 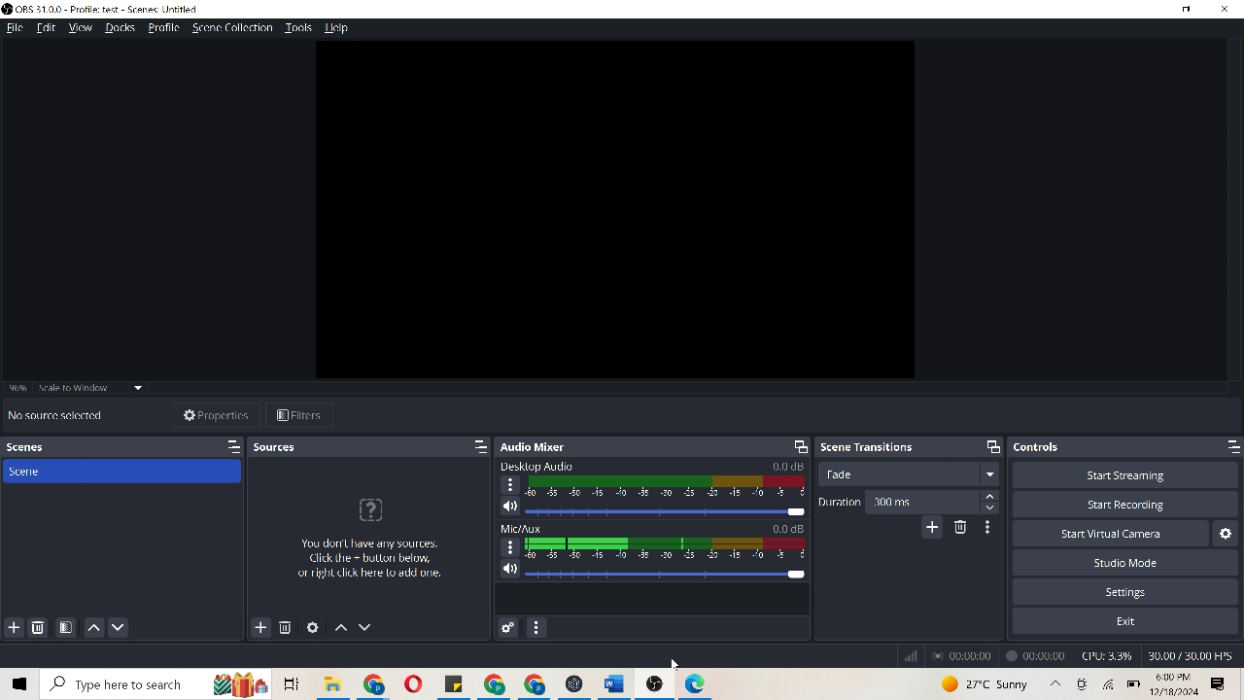 I want to click on duration, so click(x=839, y=503).